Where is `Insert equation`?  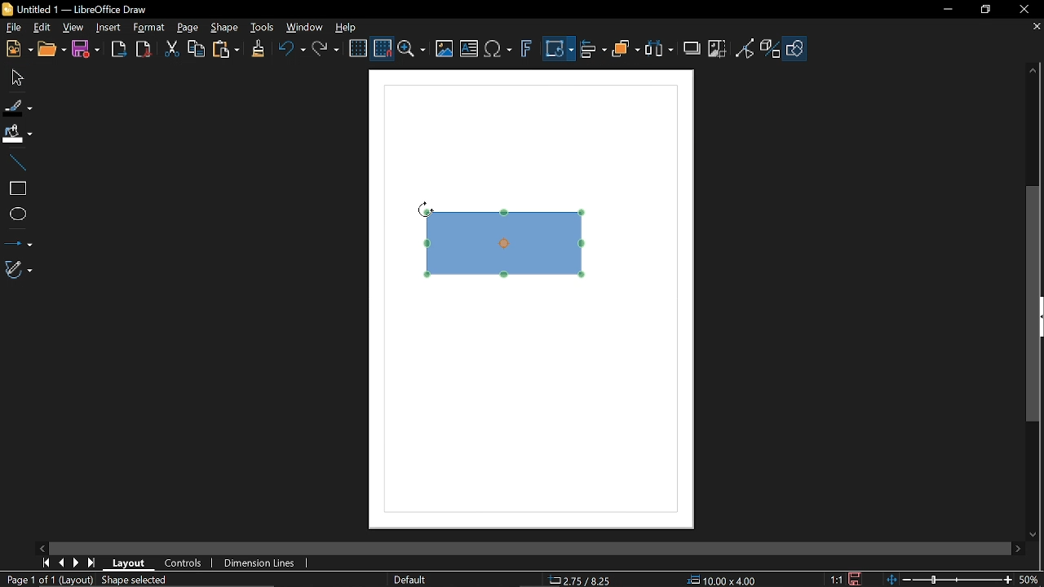 Insert equation is located at coordinates (498, 51).